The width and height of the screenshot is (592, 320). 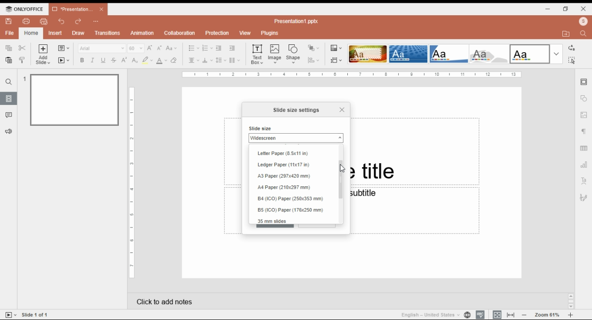 I want to click on italics, so click(x=92, y=60).